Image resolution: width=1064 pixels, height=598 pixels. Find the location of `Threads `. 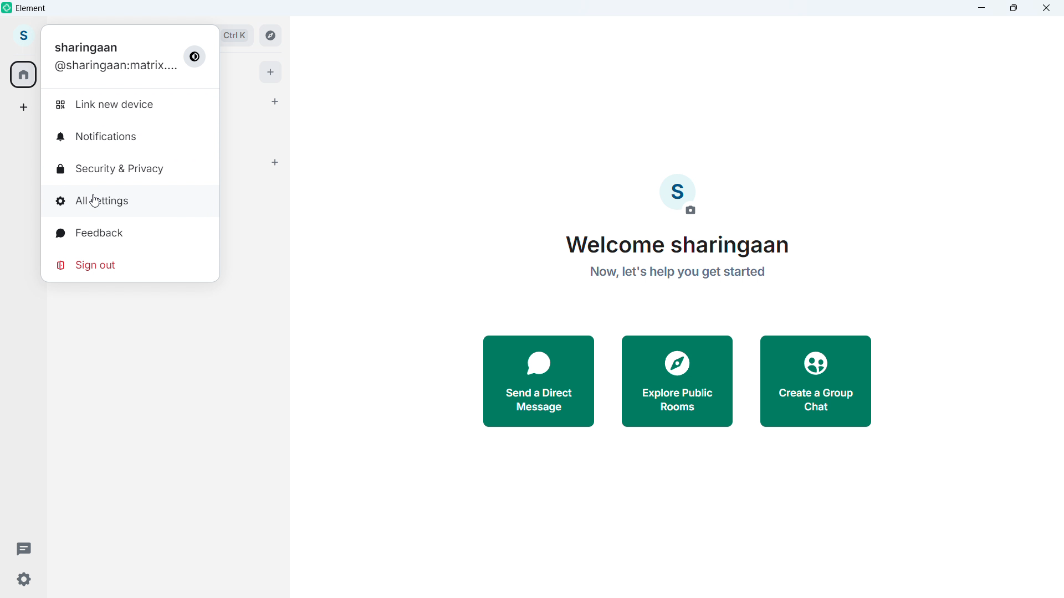

Threads  is located at coordinates (24, 548).